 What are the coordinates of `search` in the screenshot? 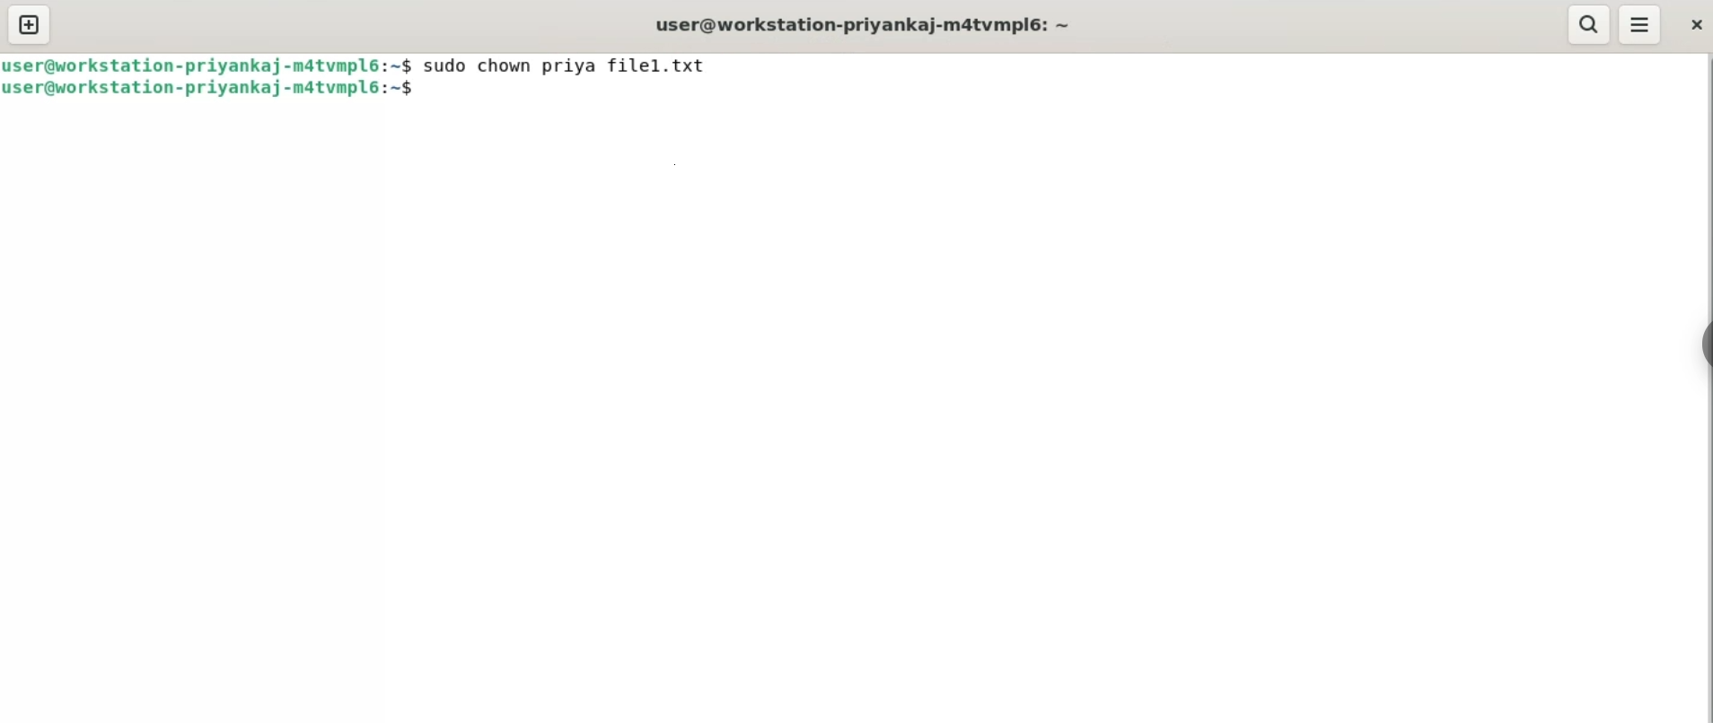 It's located at (1591, 25).